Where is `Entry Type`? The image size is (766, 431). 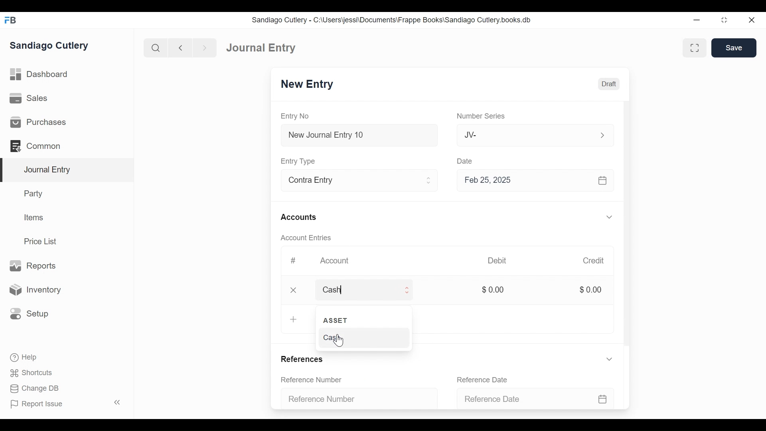
Entry Type is located at coordinates (300, 161).